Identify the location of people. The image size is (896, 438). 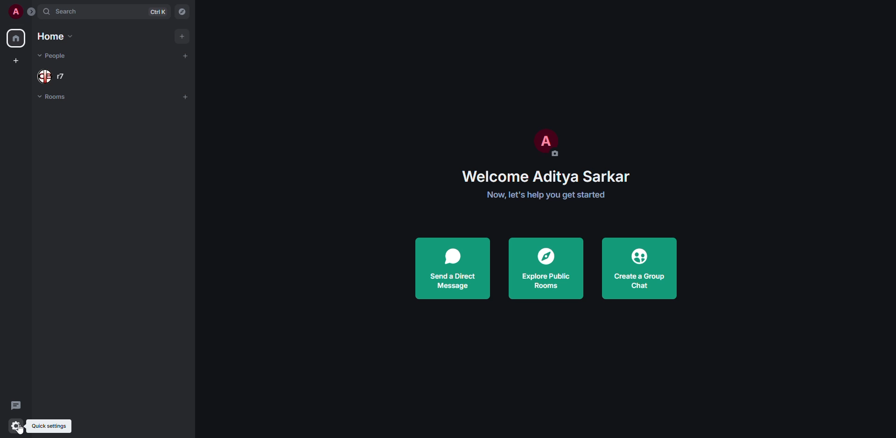
(50, 76).